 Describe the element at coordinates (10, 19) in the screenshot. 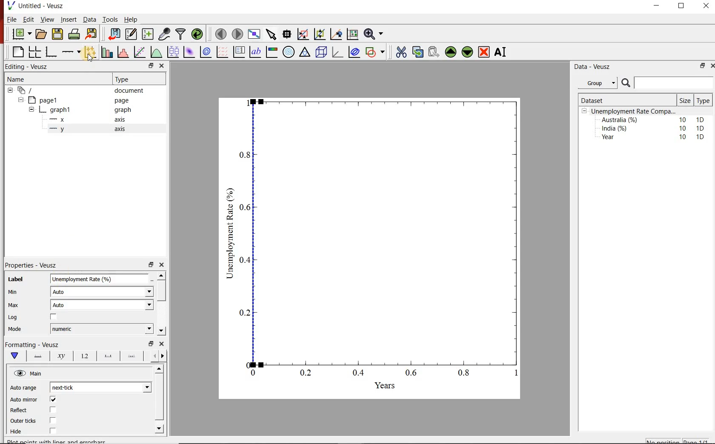

I see `| File` at that location.